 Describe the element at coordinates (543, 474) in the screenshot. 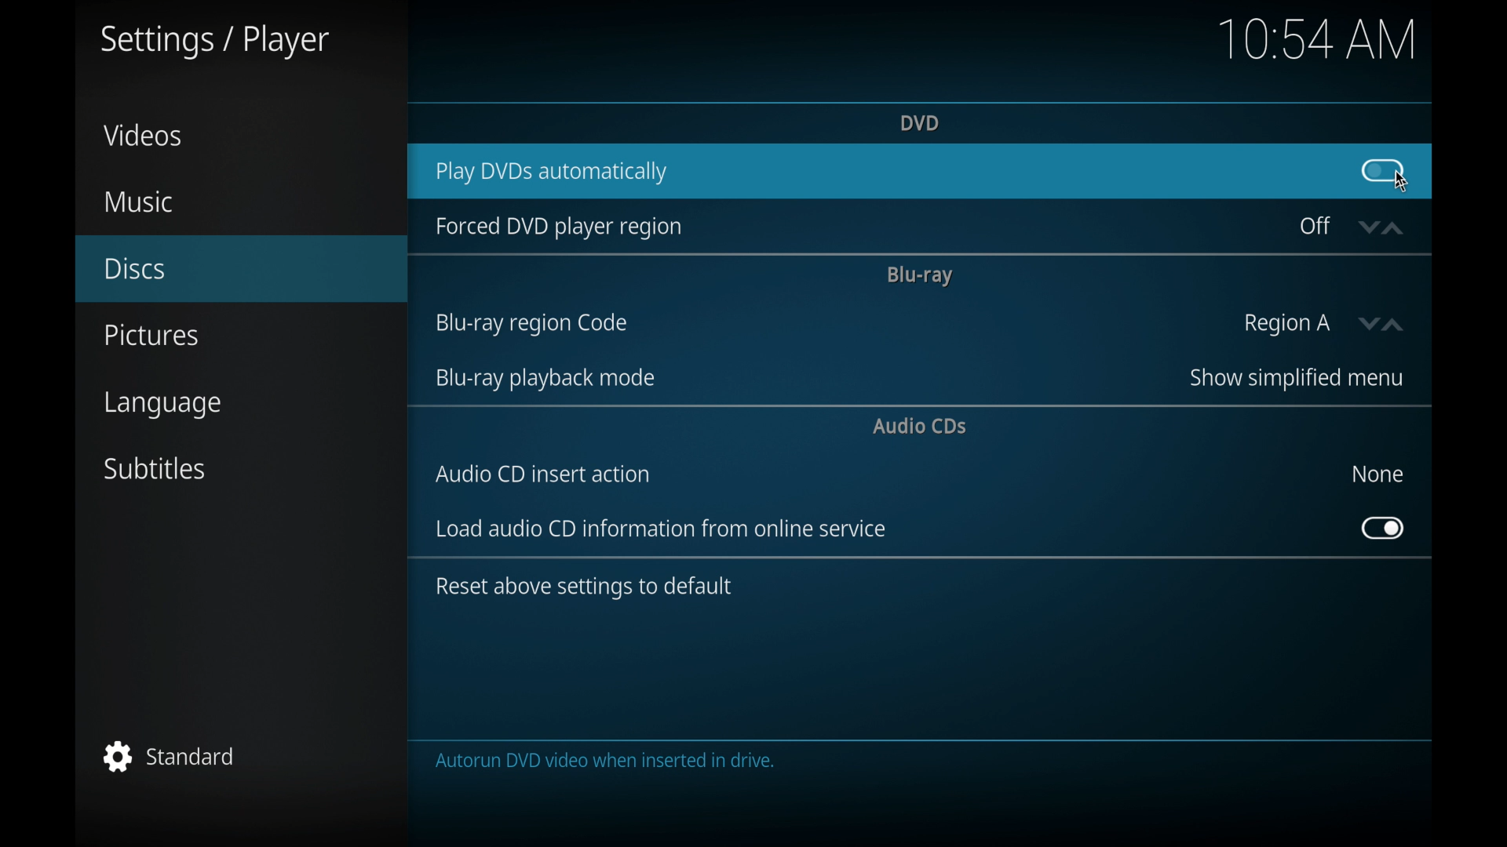

I see `audio cd insert action` at that location.